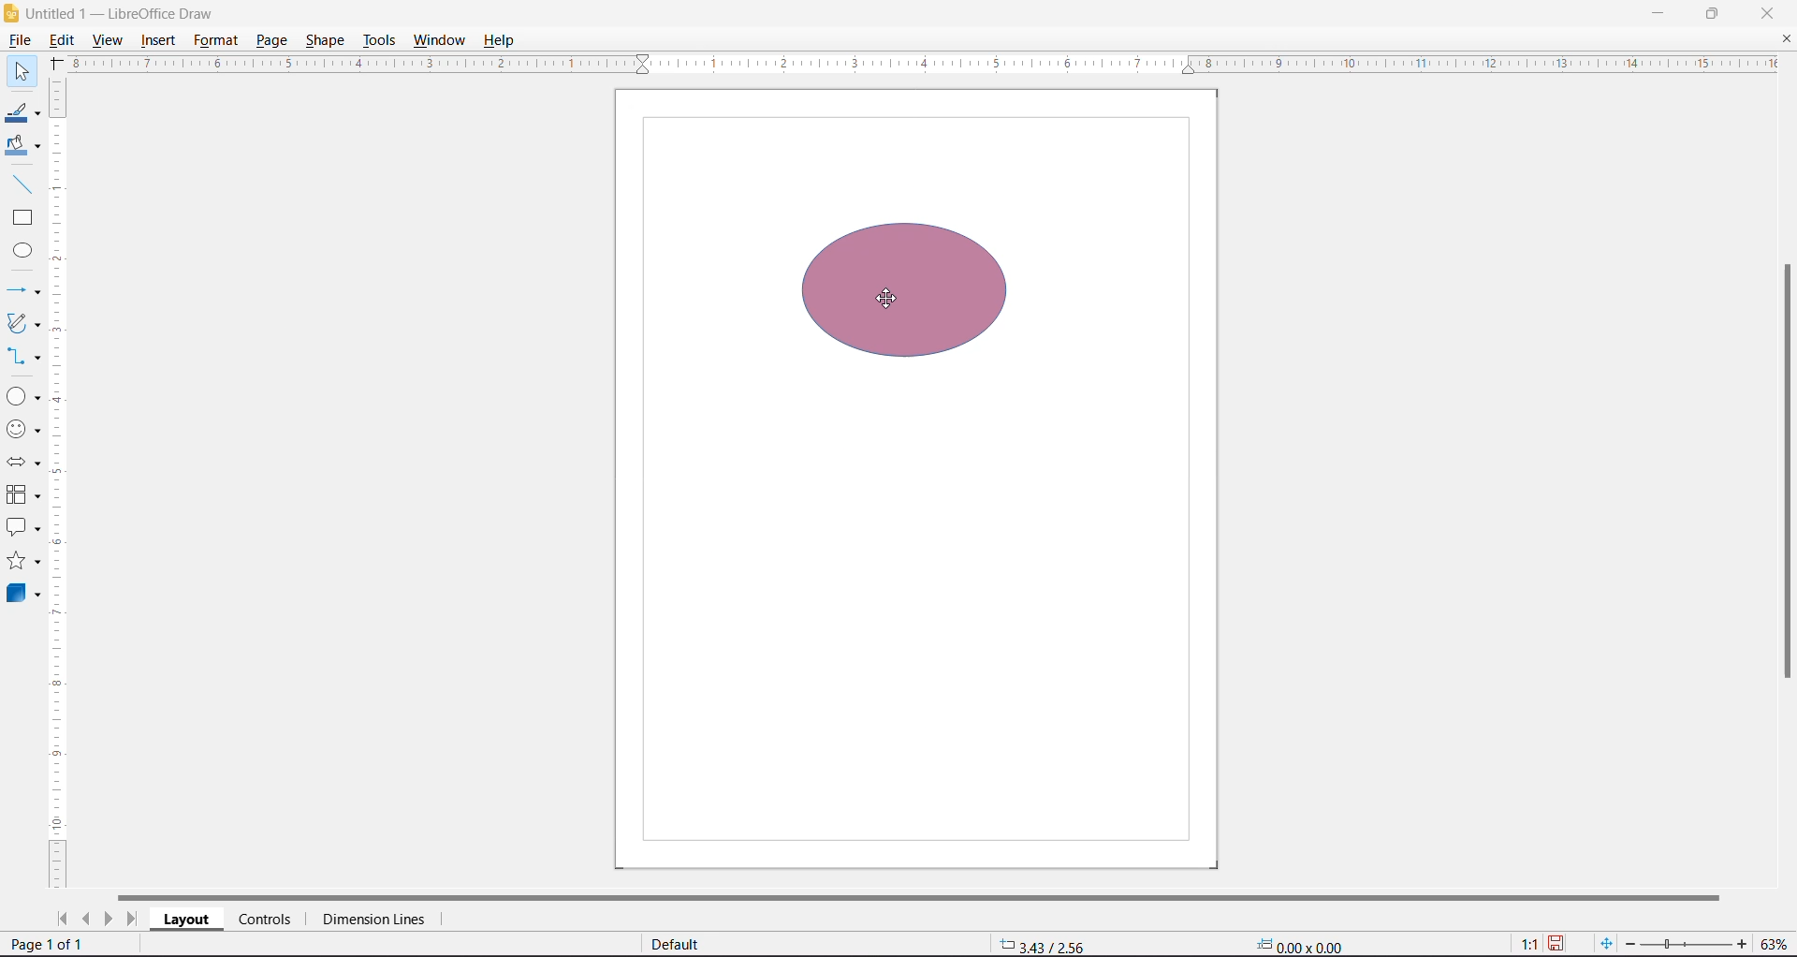  Describe the element at coordinates (1556, 945) in the screenshot. I see `Unsaved changes` at that location.